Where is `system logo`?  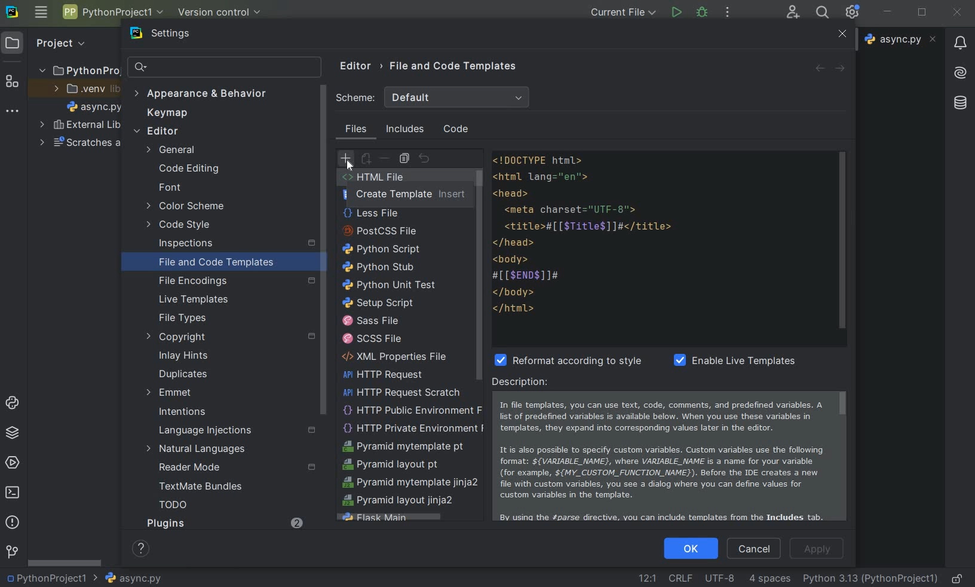 system logo is located at coordinates (12, 13).